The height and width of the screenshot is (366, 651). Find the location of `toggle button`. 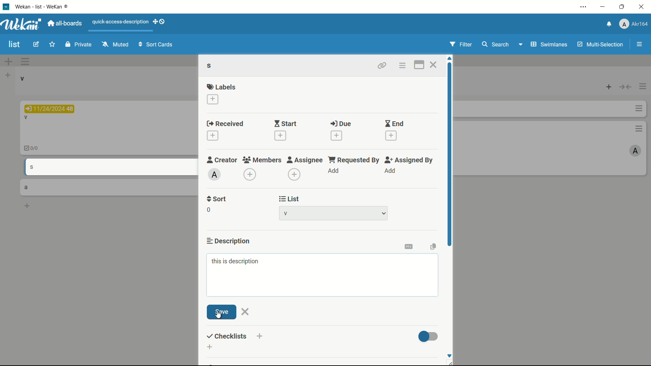

toggle button is located at coordinates (428, 335).